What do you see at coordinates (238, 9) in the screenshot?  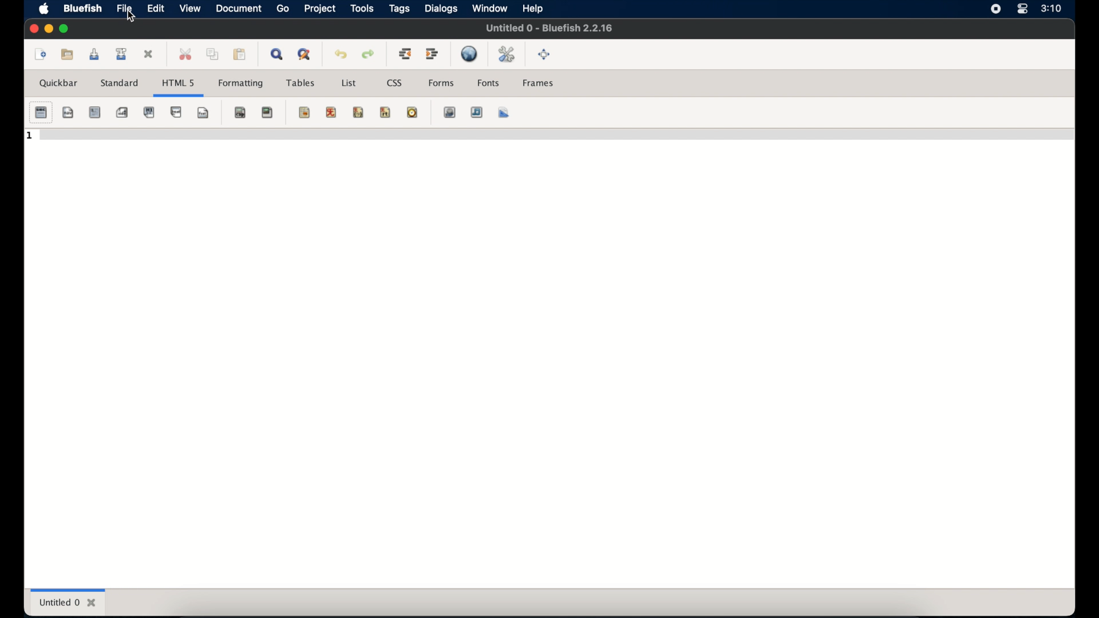 I see `document` at bounding box center [238, 9].